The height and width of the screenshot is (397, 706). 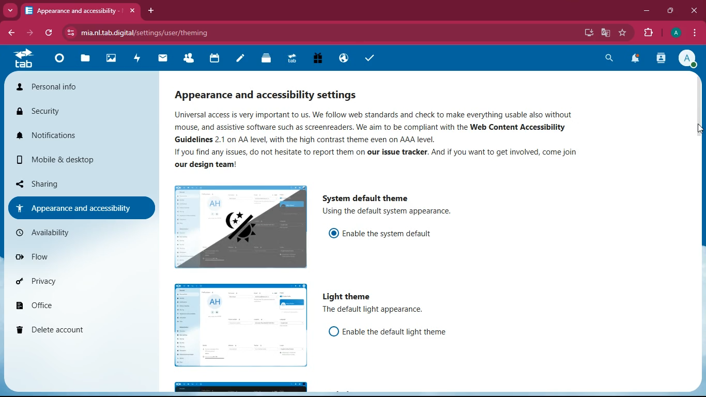 What do you see at coordinates (333, 233) in the screenshot?
I see `on` at bounding box center [333, 233].